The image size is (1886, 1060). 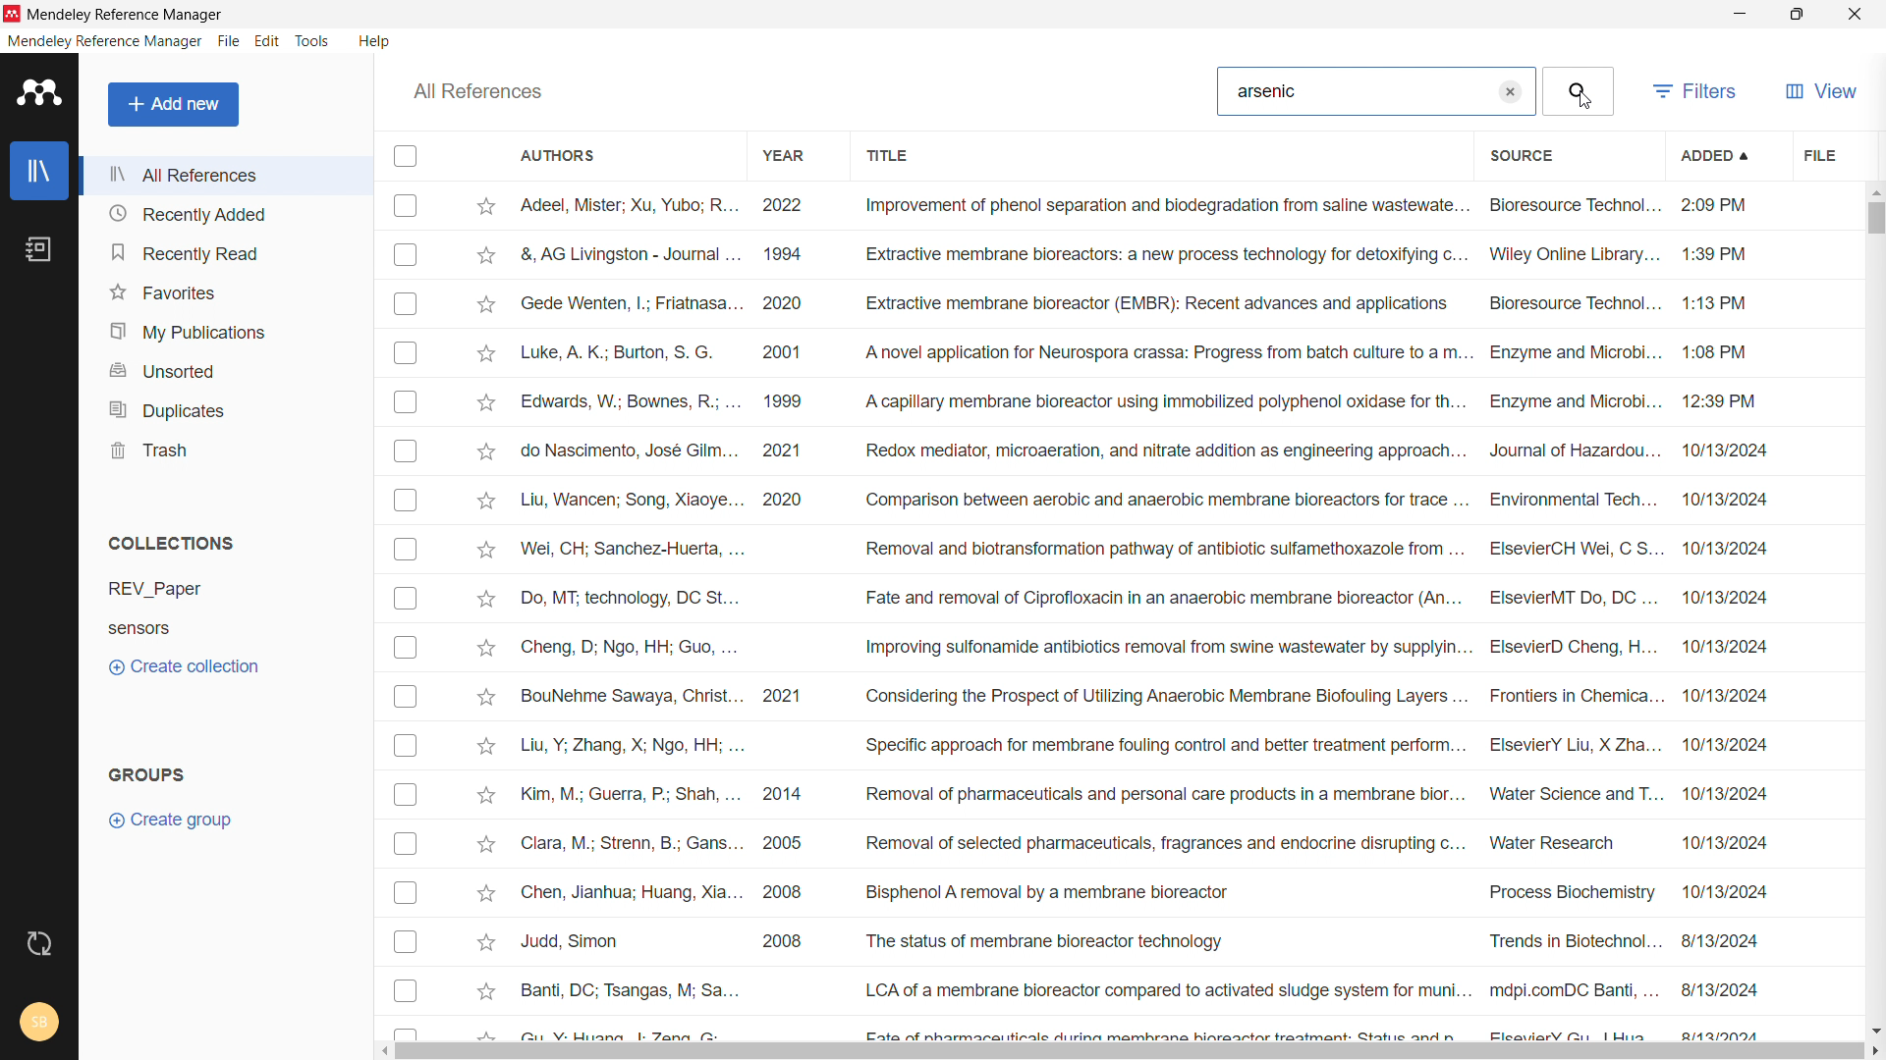 I want to click on Checkbox, so click(x=407, y=945).